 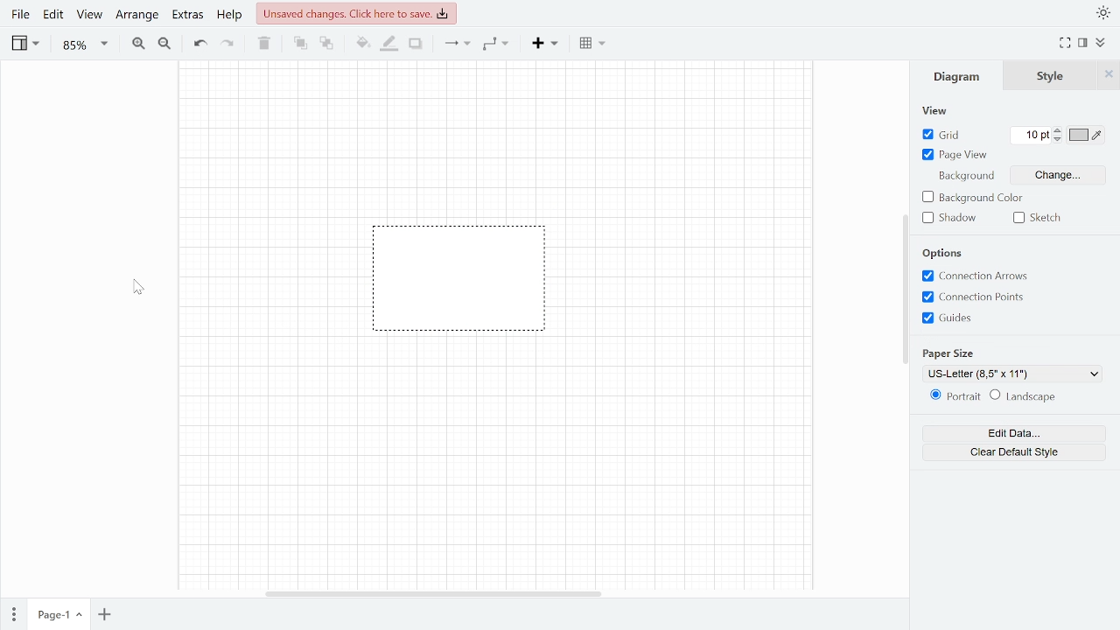 What do you see at coordinates (198, 44) in the screenshot?
I see `Undo` at bounding box center [198, 44].